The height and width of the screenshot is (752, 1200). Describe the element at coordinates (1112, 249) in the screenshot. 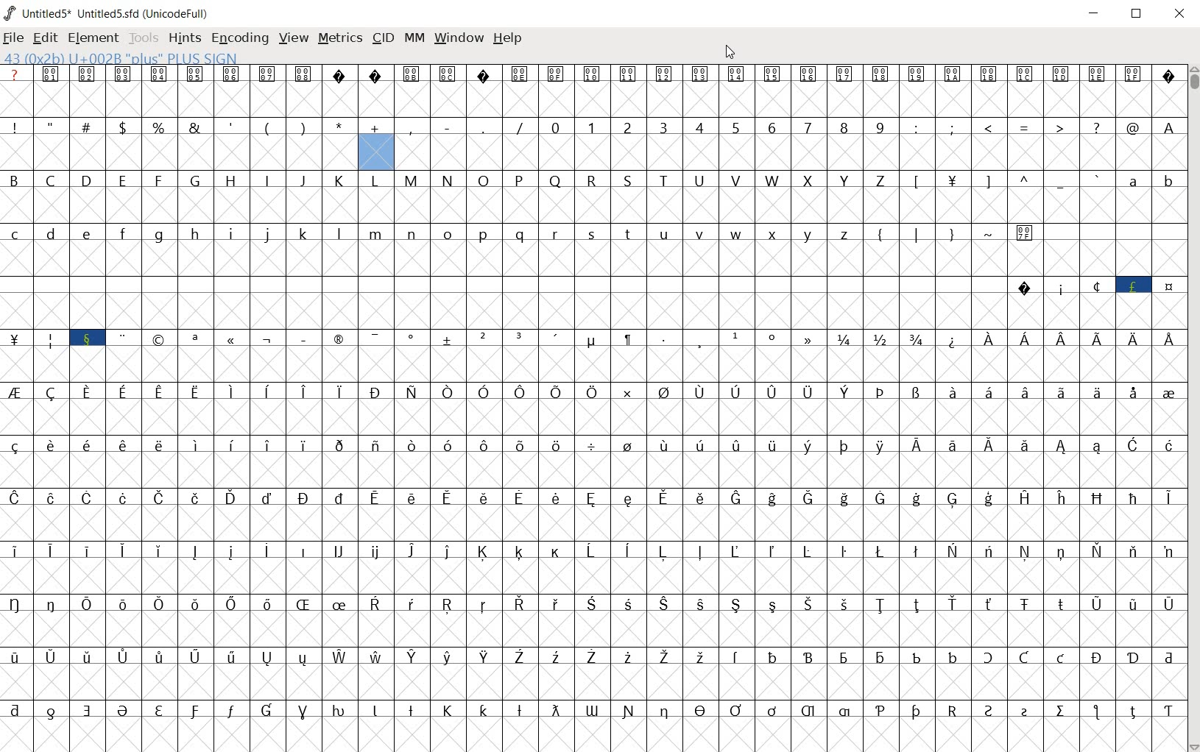

I see `Slot` at that location.